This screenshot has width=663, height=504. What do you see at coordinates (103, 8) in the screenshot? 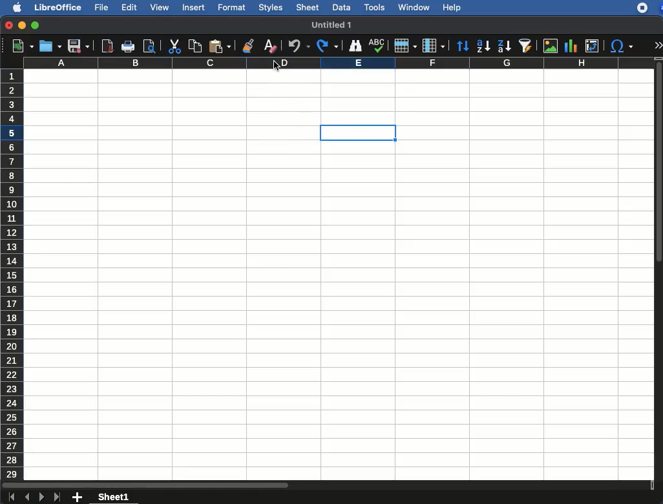
I see `file` at bounding box center [103, 8].